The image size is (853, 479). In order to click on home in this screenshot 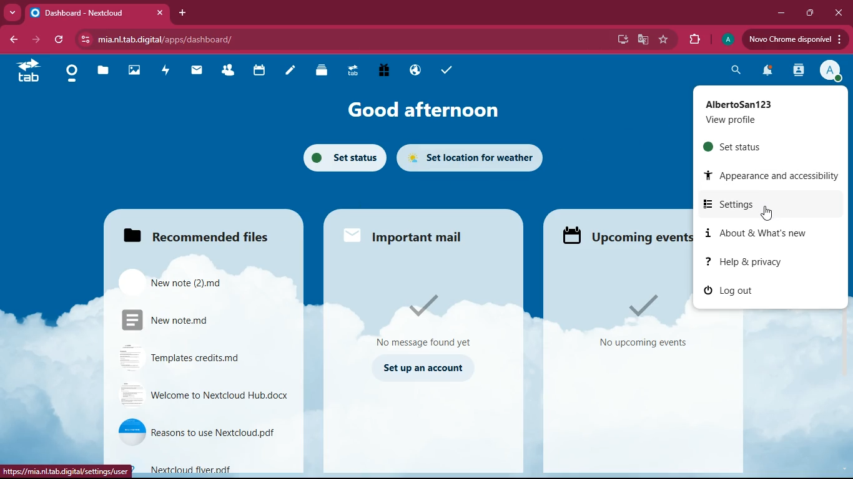, I will do `click(71, 73)`.